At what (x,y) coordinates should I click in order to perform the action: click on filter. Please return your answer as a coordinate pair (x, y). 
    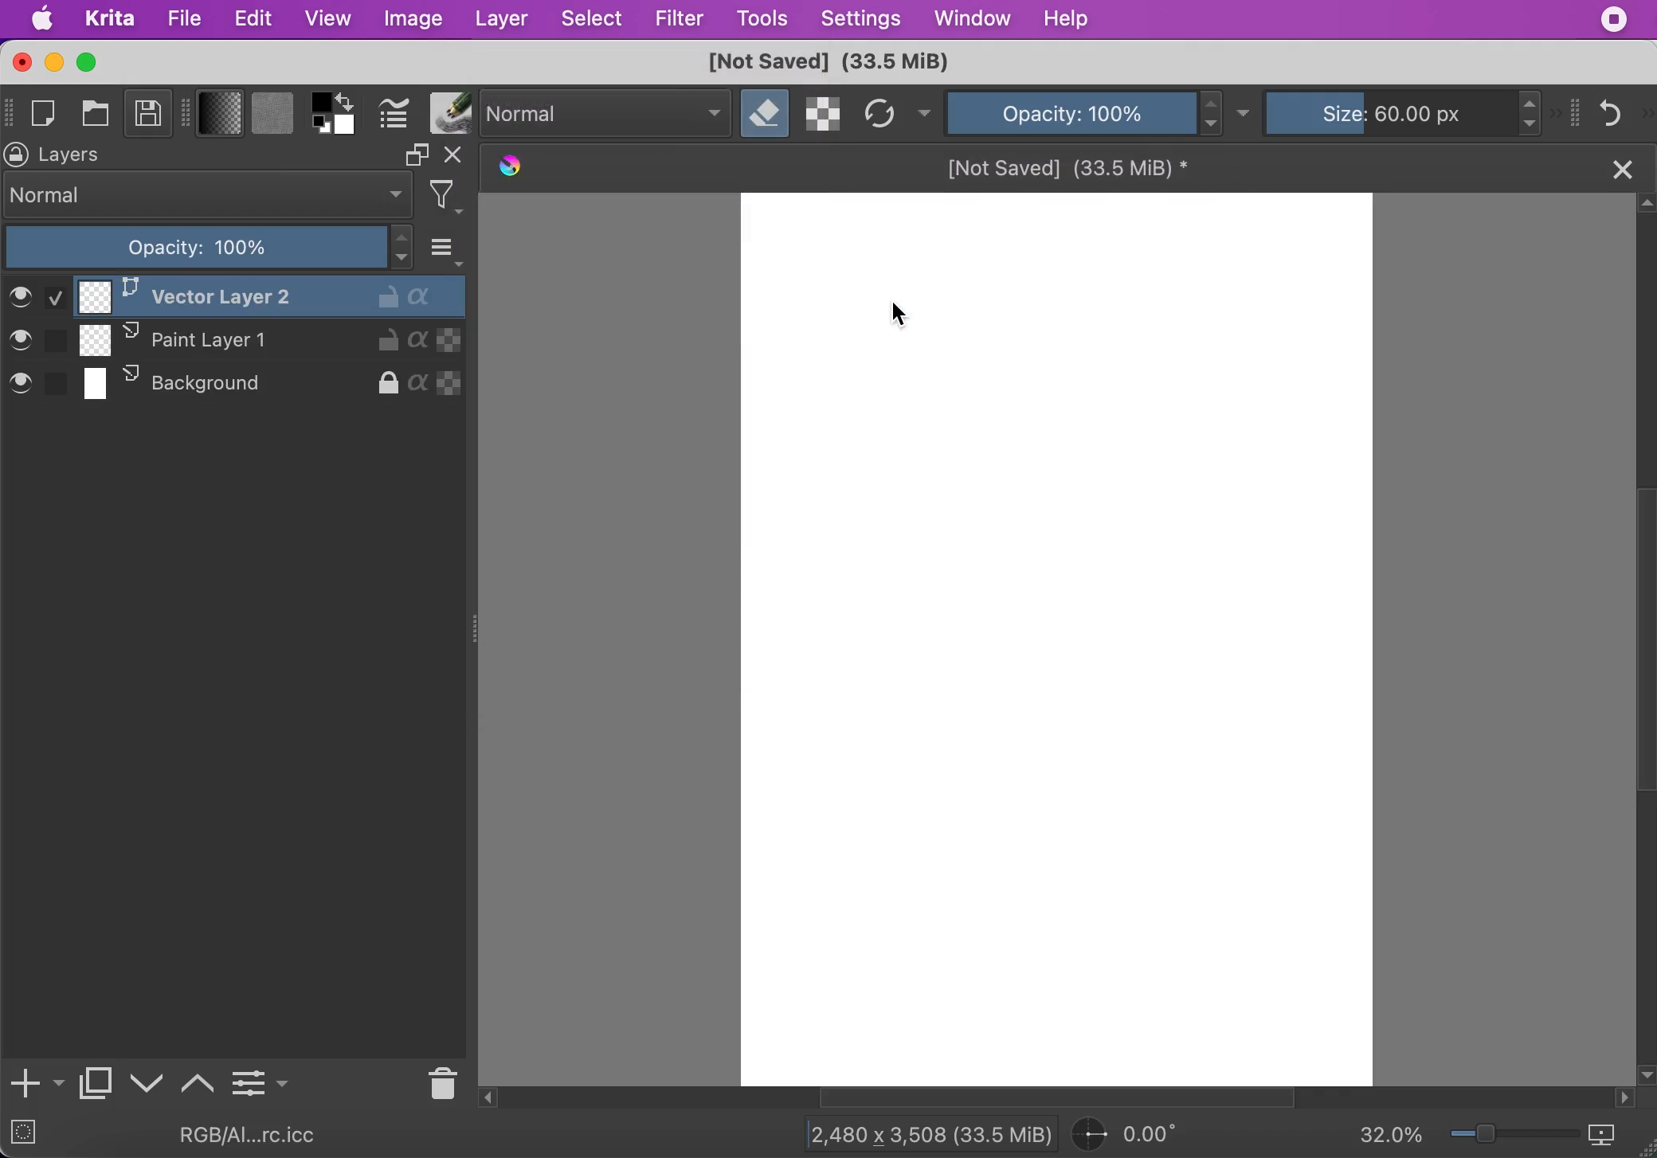
    Looking at the image, I should click on (679, 18).